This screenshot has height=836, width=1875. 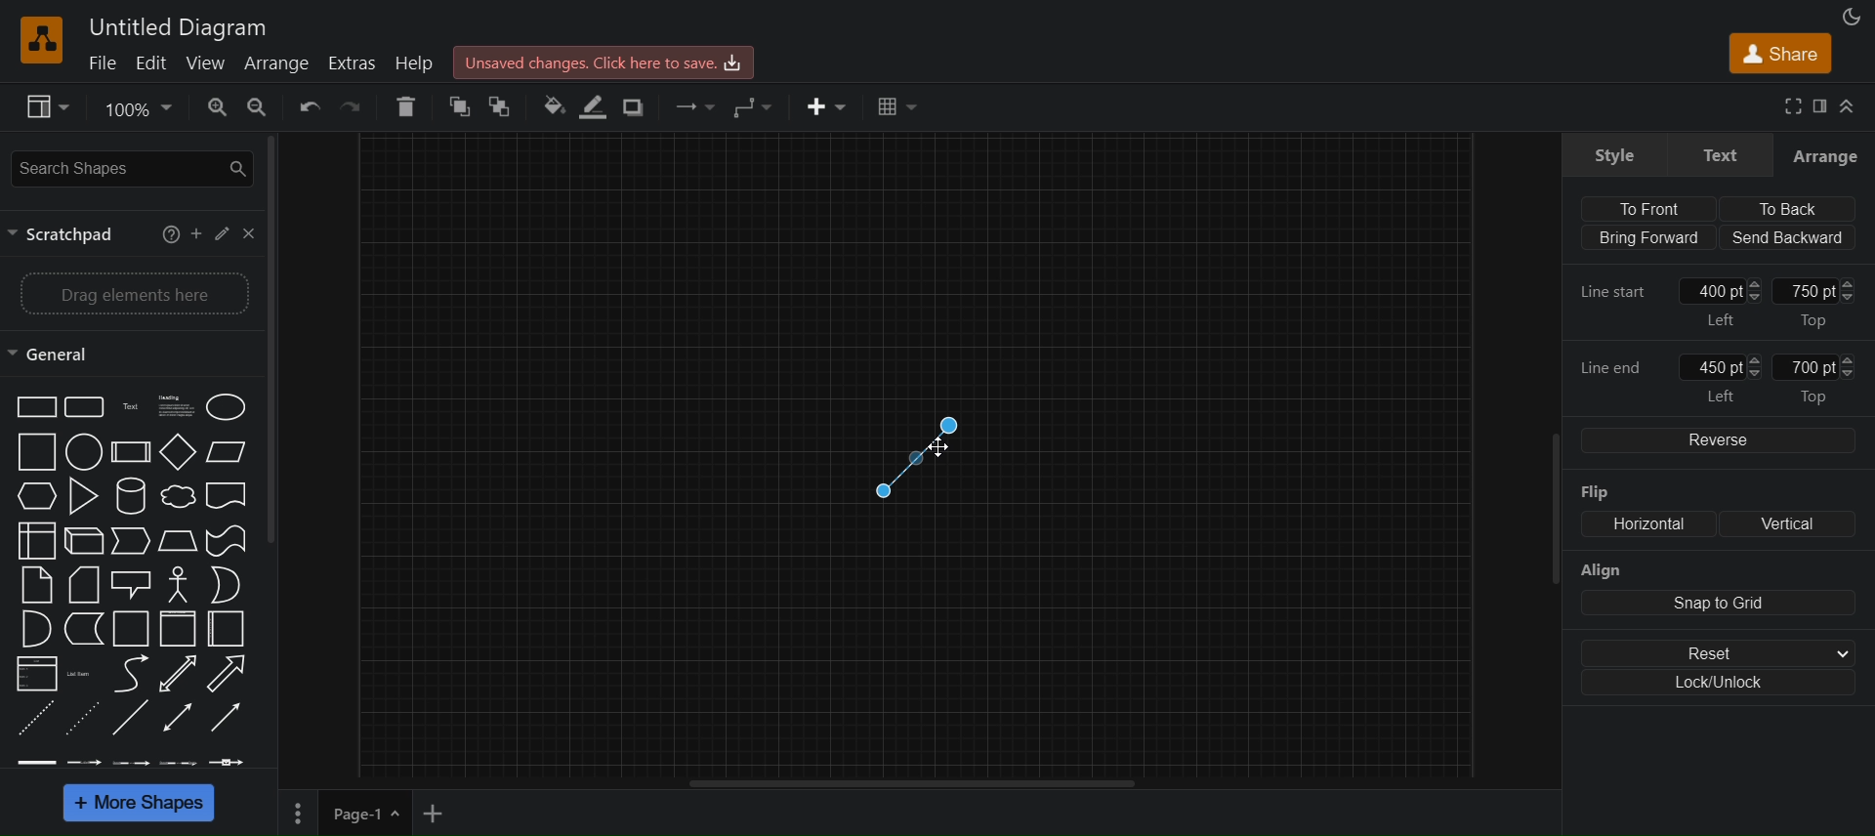 I want to click on Arrow, so click(x=232, y=673).